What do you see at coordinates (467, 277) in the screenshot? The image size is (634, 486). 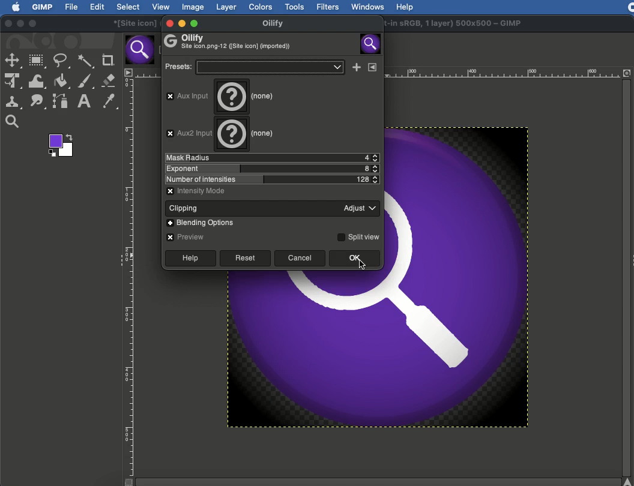 I see `Image` at bounding box center [467, 277].